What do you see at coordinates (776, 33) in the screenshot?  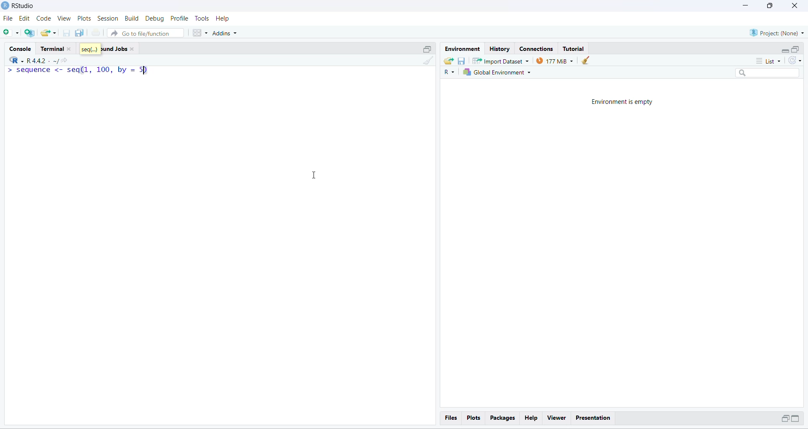 I see `project (none)` at bounding box center [776, 33].